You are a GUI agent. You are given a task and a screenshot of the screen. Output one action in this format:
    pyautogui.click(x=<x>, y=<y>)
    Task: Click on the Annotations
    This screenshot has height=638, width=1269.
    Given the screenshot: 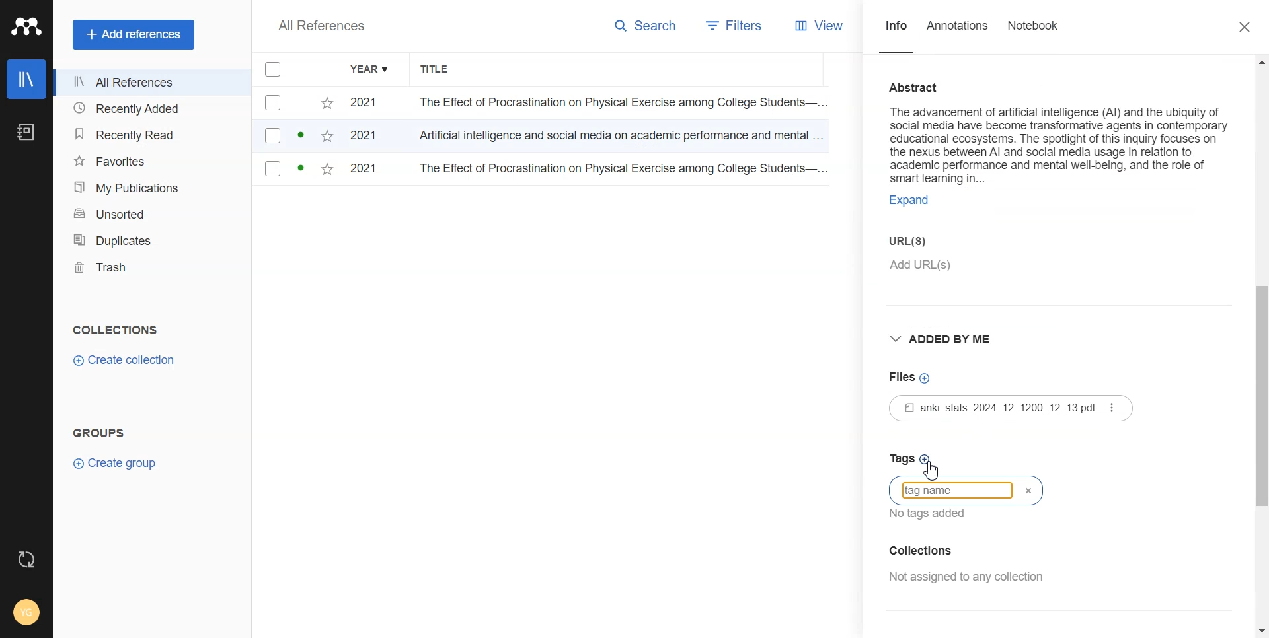 What is the action you would take?
    pyautogui.click(x=958, y=34)
    